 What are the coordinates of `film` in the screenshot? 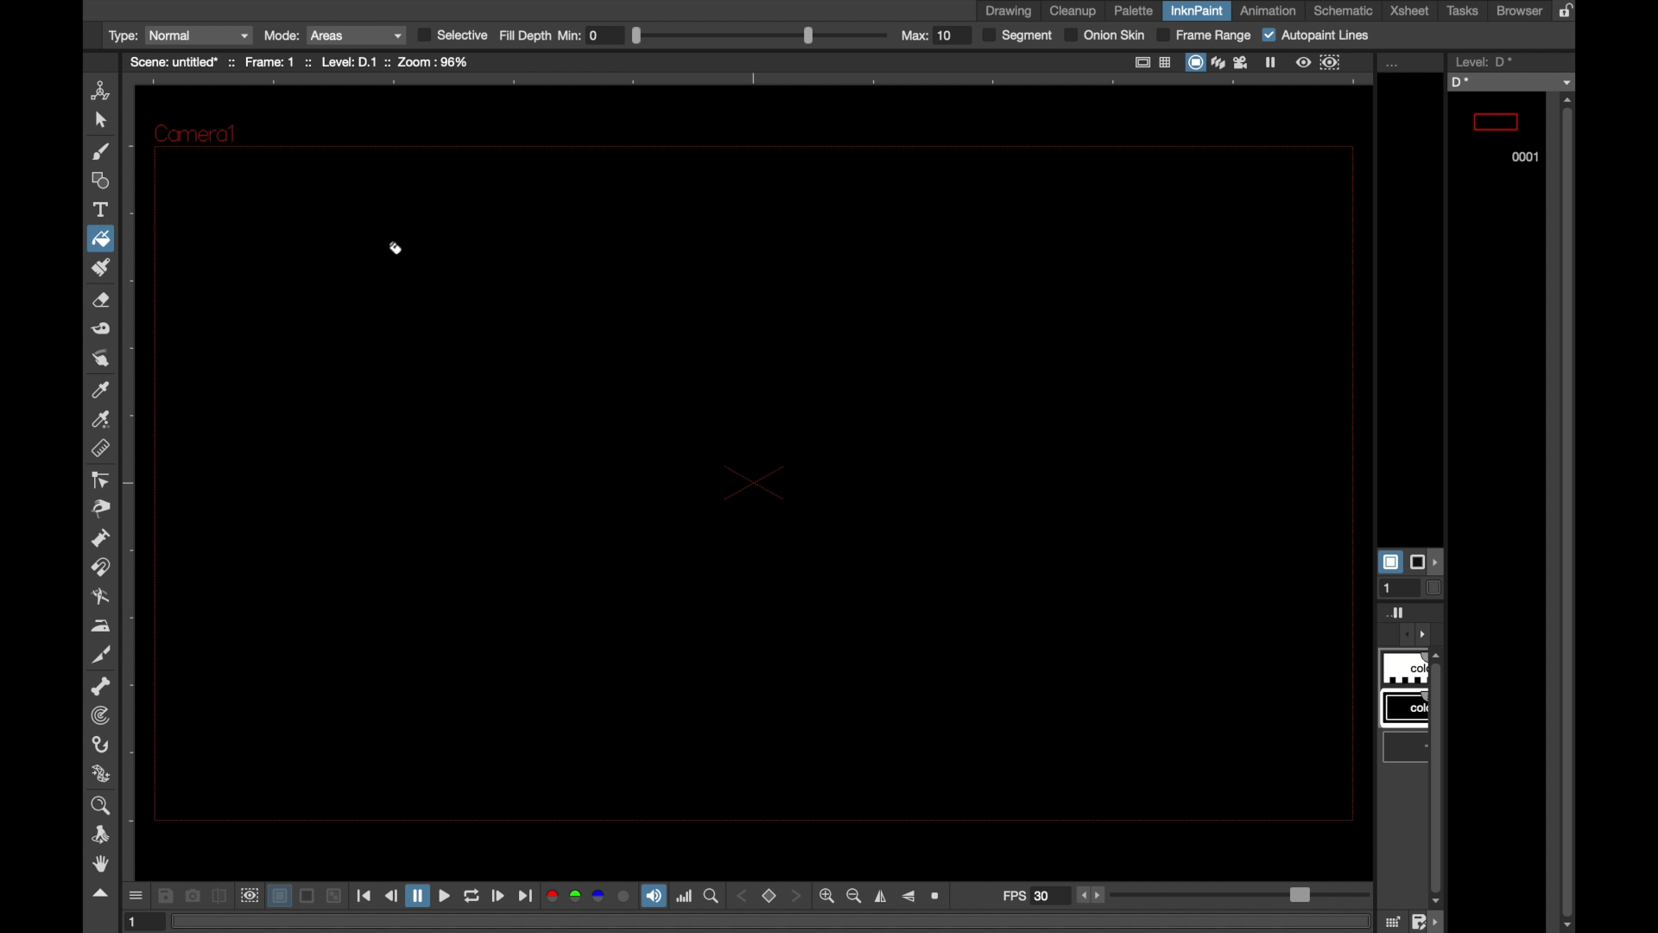 It's located at (1244, 62).